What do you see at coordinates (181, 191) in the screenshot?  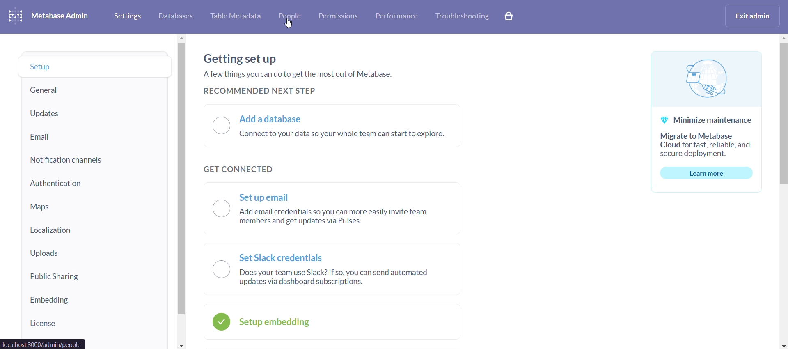 I see `vertical scroll bar` at bounding box center [181, 191].